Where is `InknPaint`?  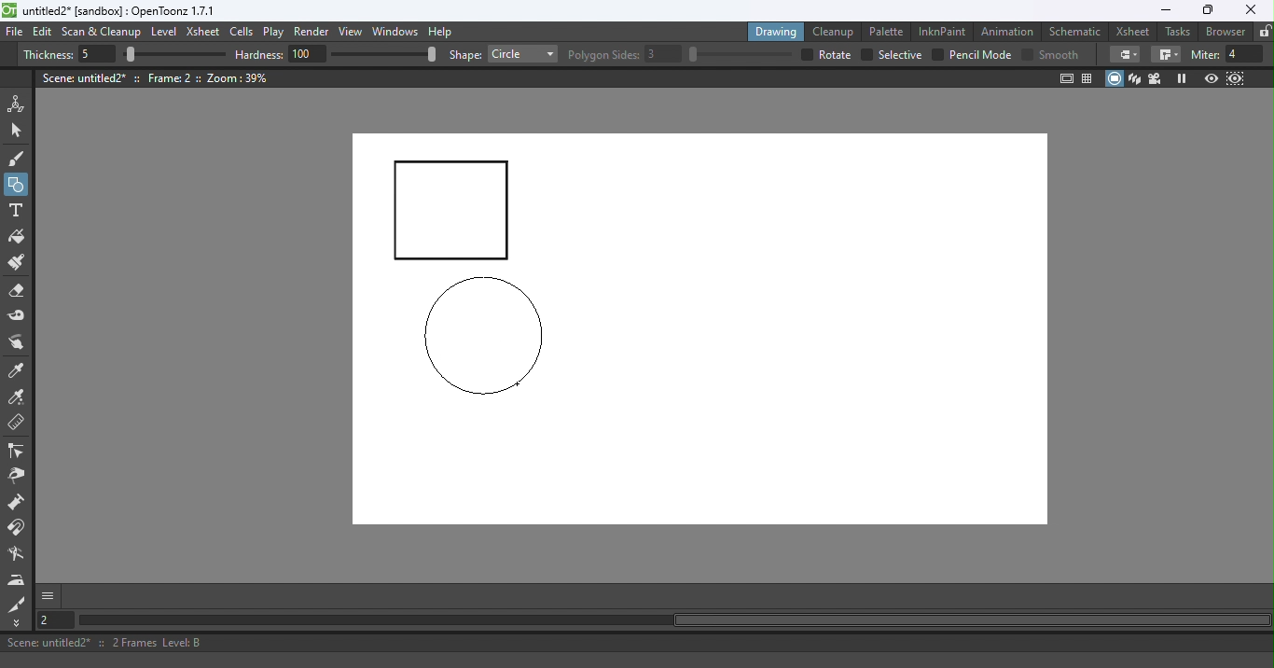
InknPaint is located at coordinates (943, 30).